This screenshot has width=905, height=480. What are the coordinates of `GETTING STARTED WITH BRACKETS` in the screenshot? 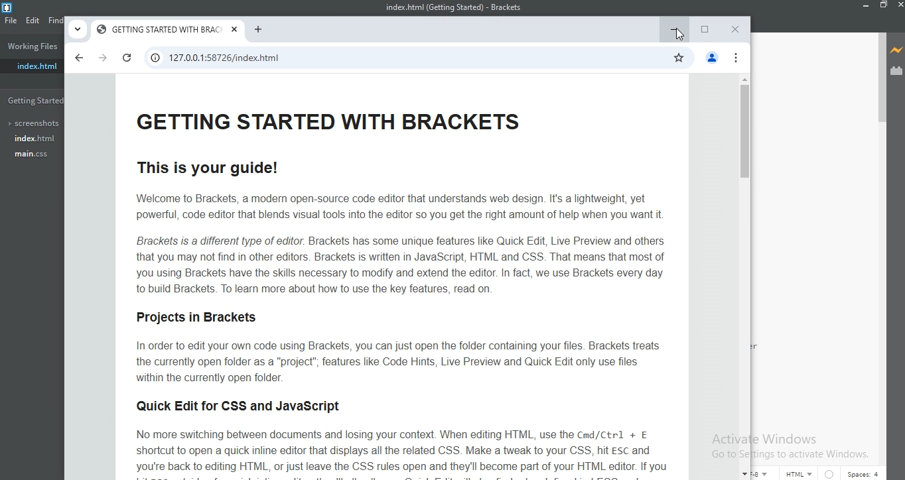 It's located at (159, 31).